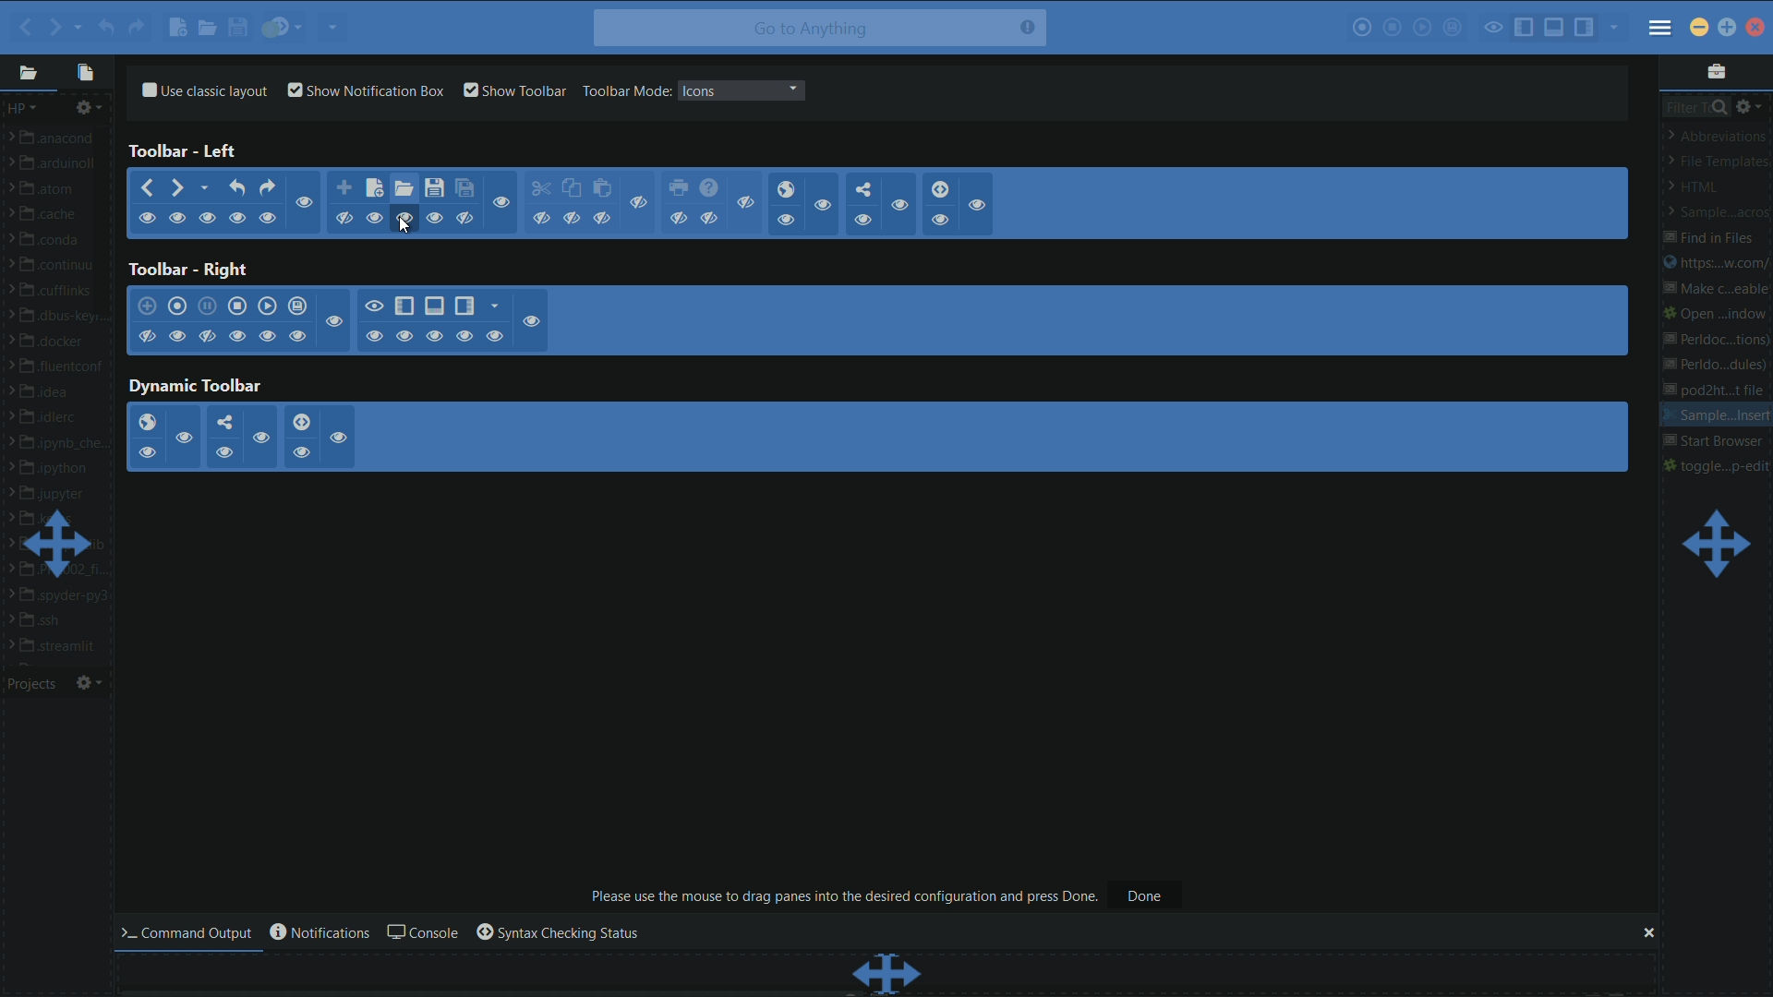 The height and width of the screenshot is (997, 1773). I want to click on  Perldoc.. tions, so click(1716, 337).